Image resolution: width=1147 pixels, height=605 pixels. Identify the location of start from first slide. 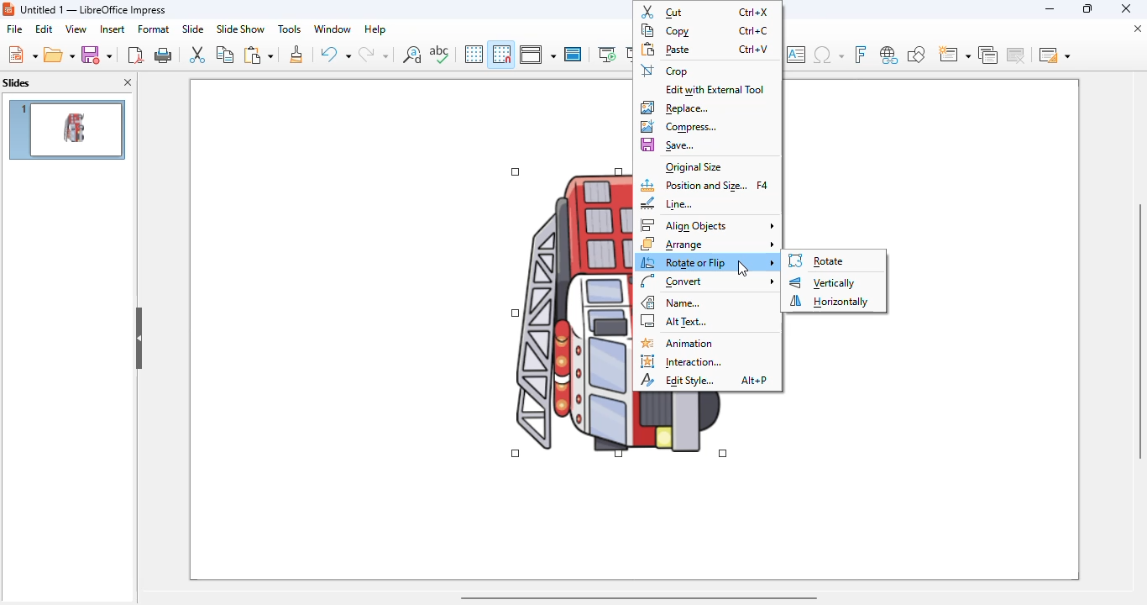
(608, 55).